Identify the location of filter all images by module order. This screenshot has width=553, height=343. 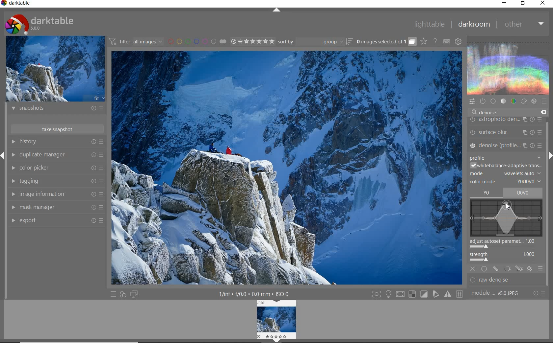
(136, 41).